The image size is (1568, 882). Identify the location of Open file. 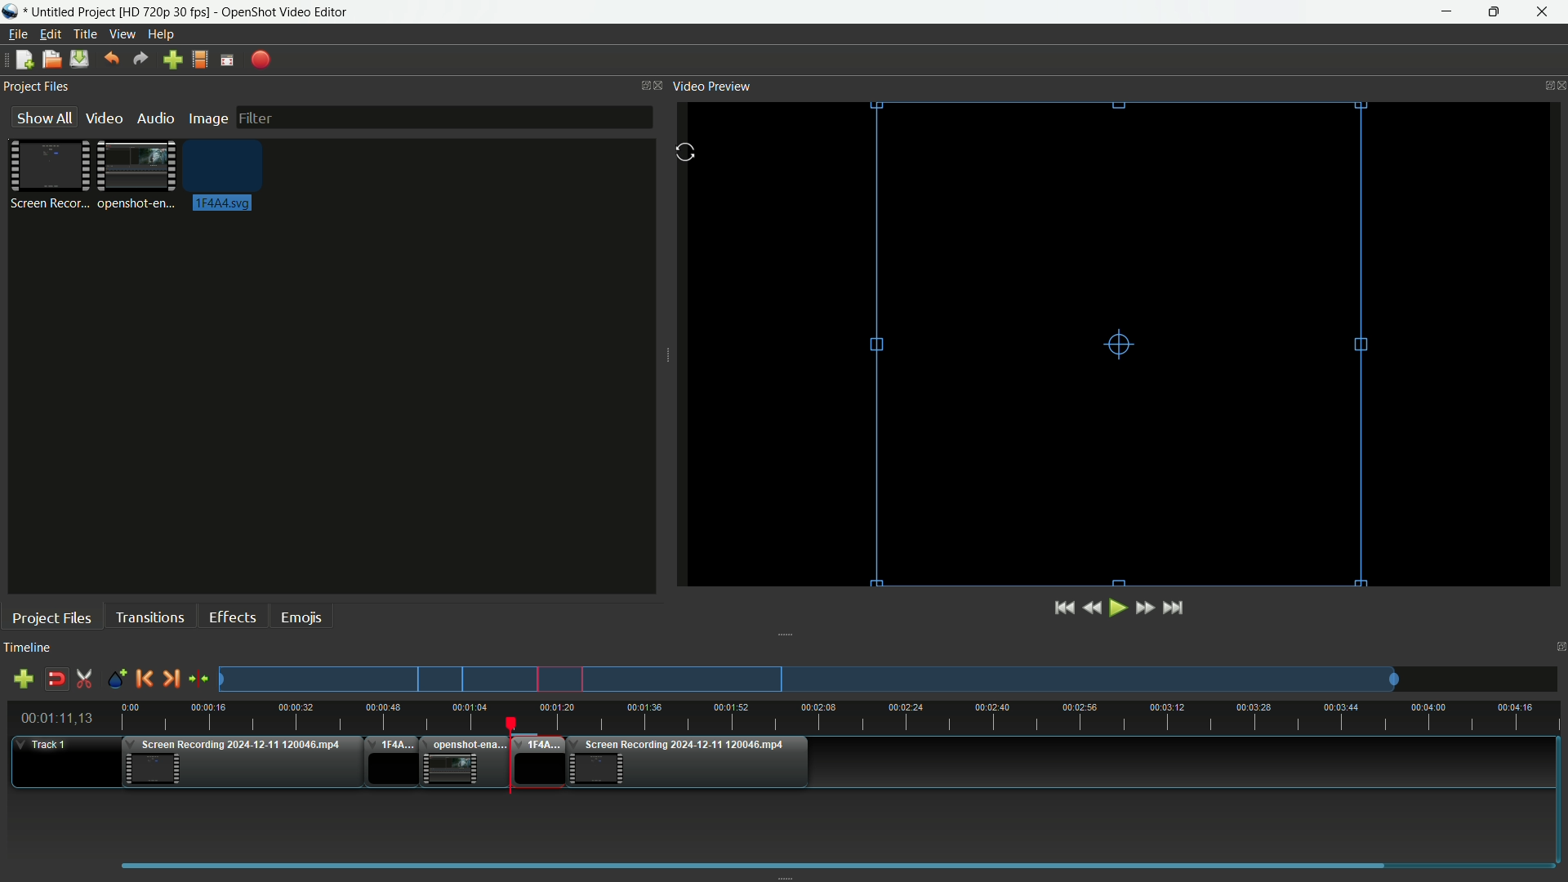
(51, 61).